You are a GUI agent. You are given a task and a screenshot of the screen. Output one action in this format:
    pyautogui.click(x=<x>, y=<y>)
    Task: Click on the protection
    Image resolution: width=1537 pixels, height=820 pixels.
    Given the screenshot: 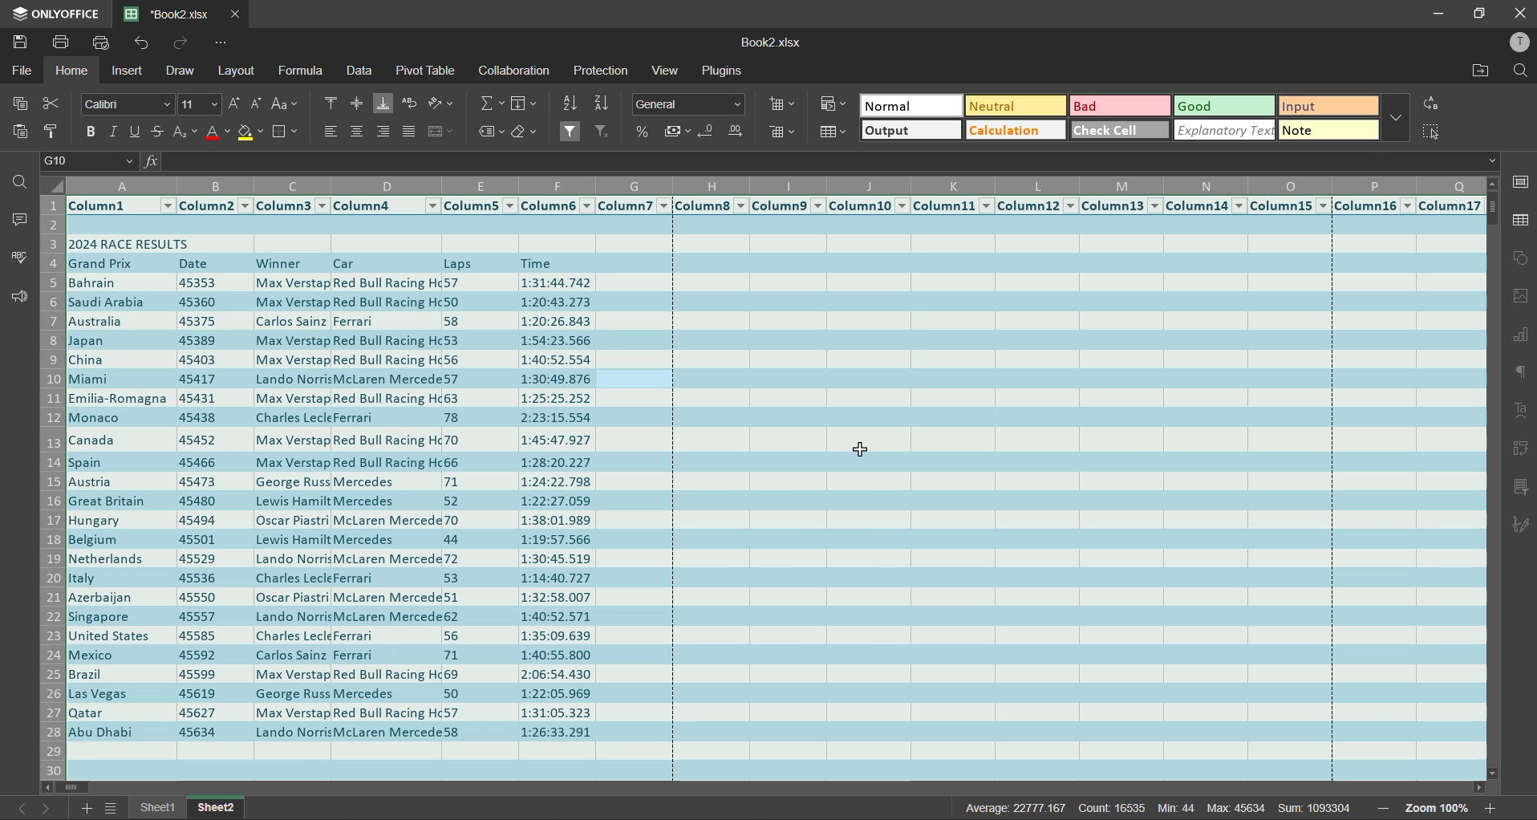 What is the action you would take?
    pyautogui.click(x=603, y=73)
    